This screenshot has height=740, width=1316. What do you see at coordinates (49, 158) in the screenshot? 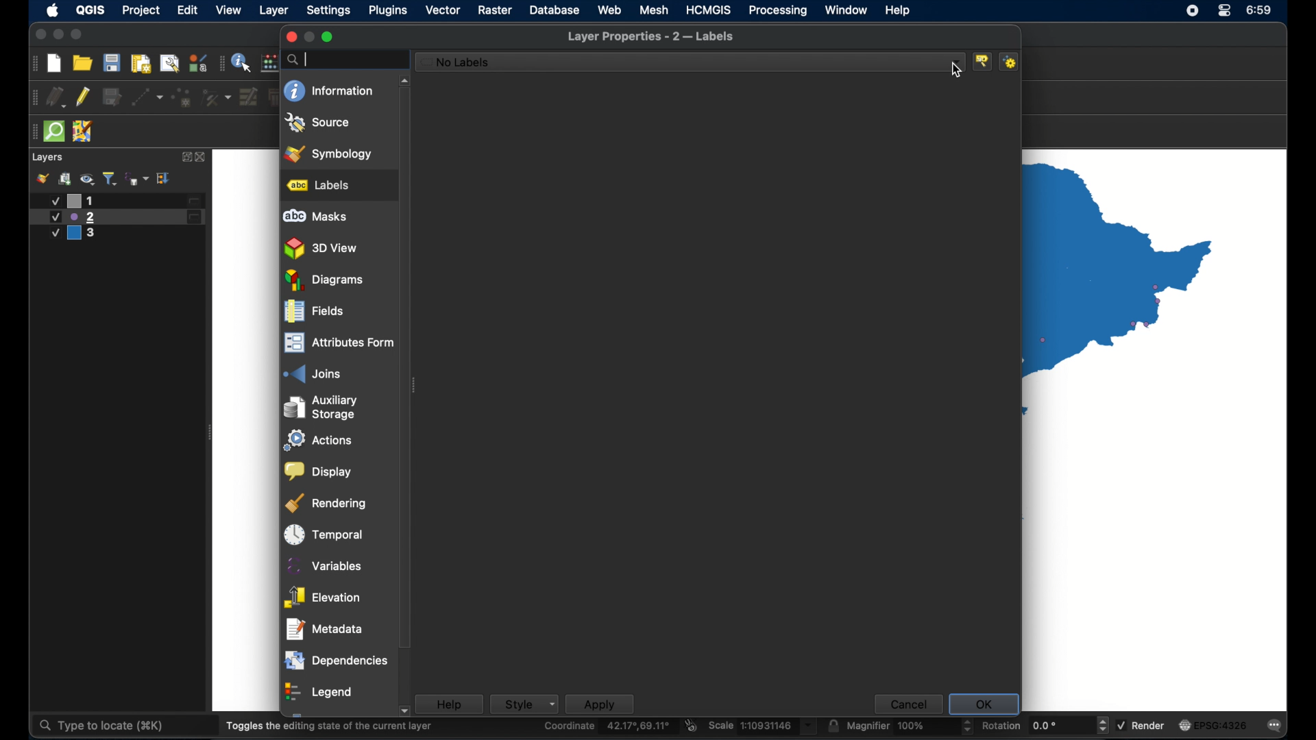
I see `layers` at bounding box center [49, 158].